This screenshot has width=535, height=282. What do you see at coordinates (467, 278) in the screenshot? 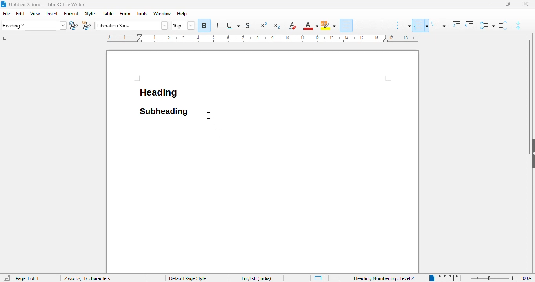
I see `zoom out` at bounding box center [467, 278].